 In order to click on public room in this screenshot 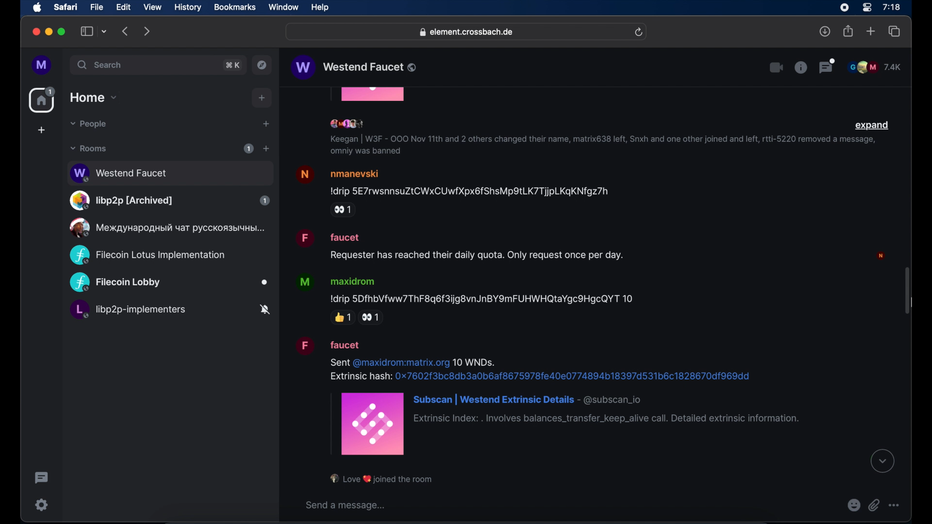, I will do `click(169, 283)`.